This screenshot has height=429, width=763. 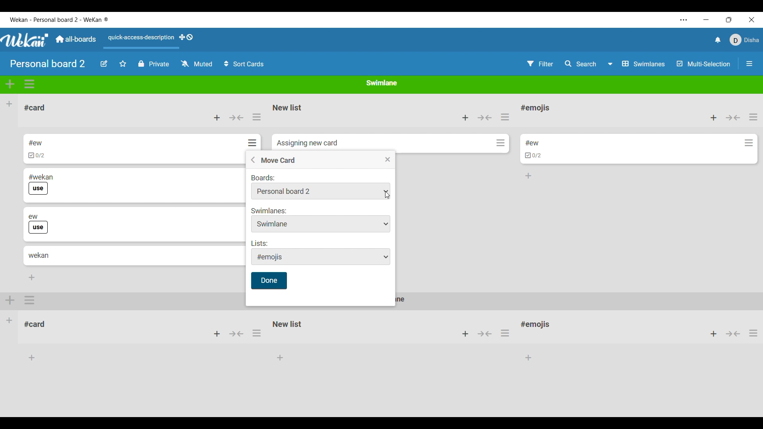 I want to click on Add card to top of list, so click(x=217, y=118).